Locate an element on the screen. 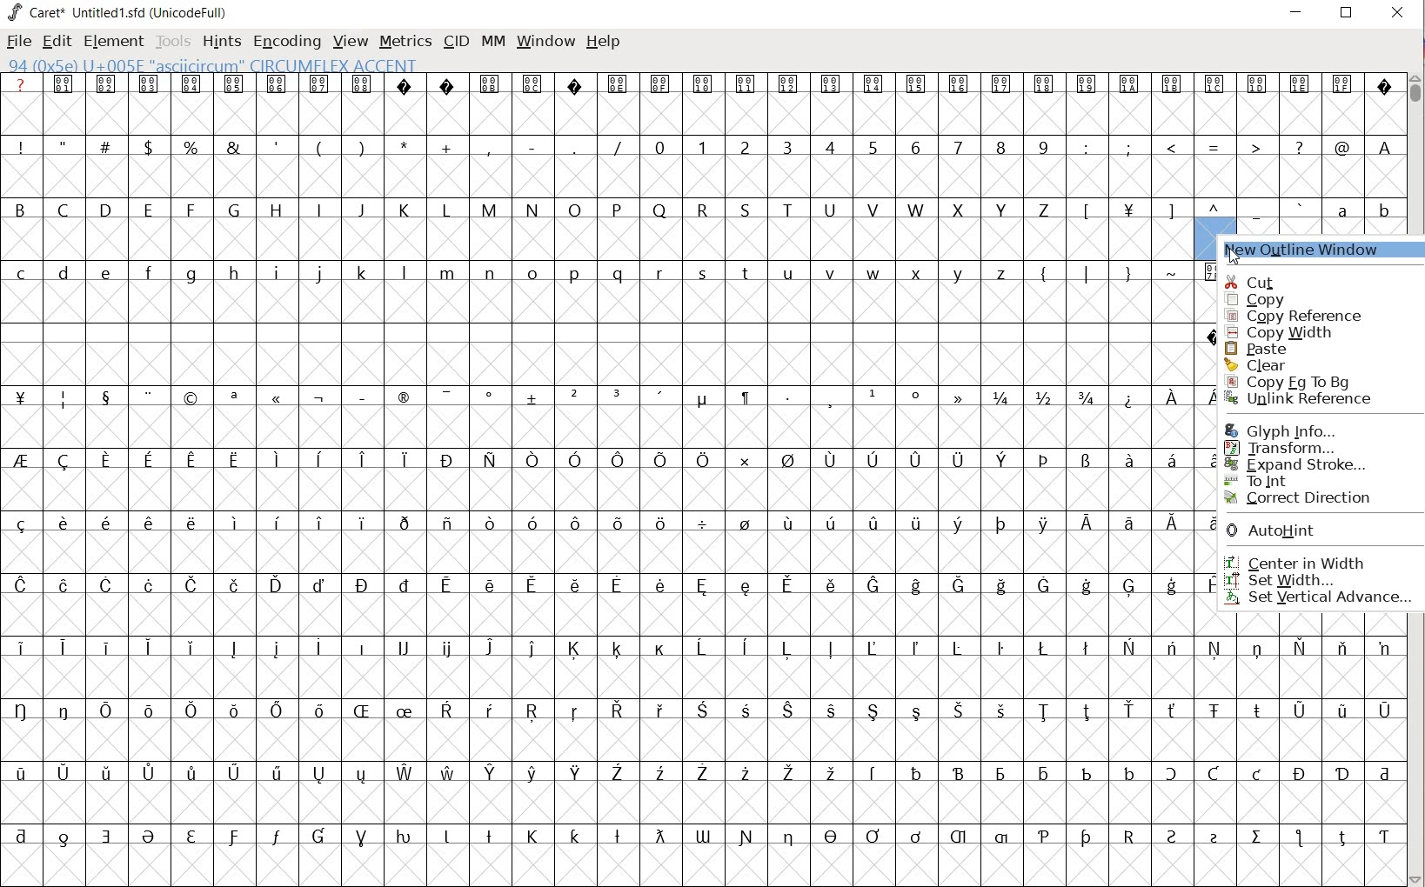 The width and height of the screenshot is (1425, 887). correct direction is located at coordinates (1311, 499).